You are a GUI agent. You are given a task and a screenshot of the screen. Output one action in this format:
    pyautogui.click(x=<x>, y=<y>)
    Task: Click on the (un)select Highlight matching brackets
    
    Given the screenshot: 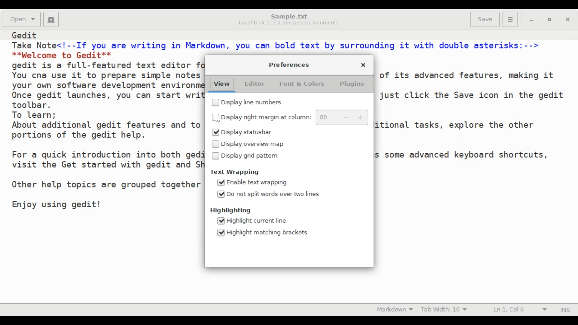 What is the action you would take?
    pyautogui.click(x=266, y=233)
    